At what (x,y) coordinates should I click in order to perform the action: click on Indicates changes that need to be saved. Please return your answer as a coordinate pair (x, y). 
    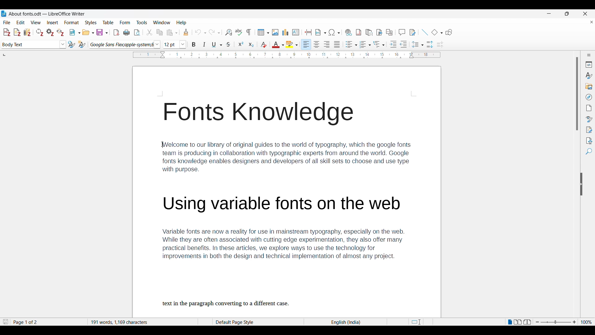
    Looking at the image, I should click on (5, 321).